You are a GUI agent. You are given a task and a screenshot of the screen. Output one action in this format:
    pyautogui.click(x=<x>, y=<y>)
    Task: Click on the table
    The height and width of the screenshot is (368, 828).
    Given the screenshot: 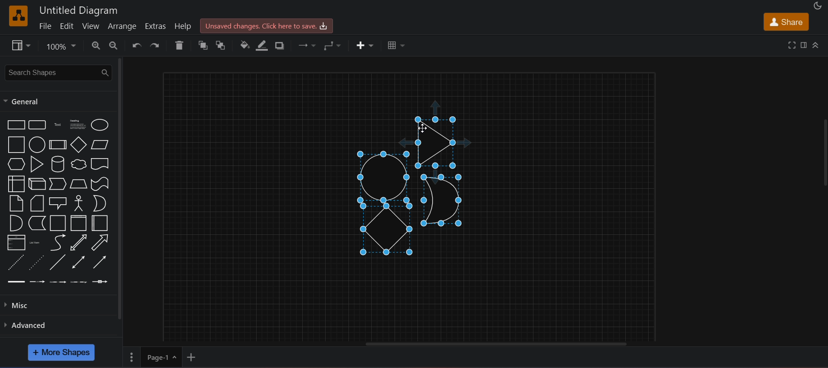 What is the action you would take?
    pyautogui.click(x=395, y=45)
    